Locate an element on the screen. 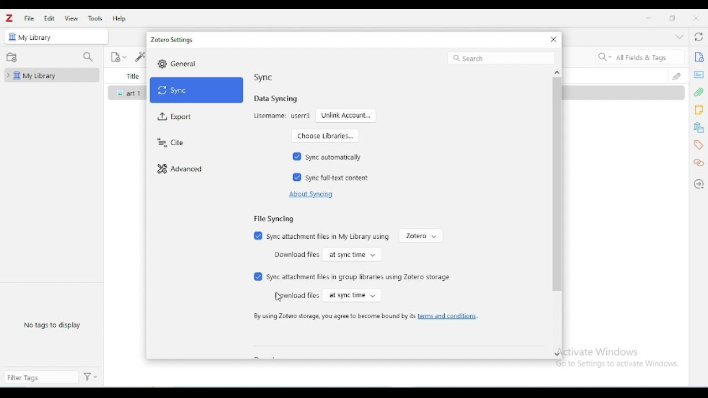  sync automatically is located at coordinates (333, 157).